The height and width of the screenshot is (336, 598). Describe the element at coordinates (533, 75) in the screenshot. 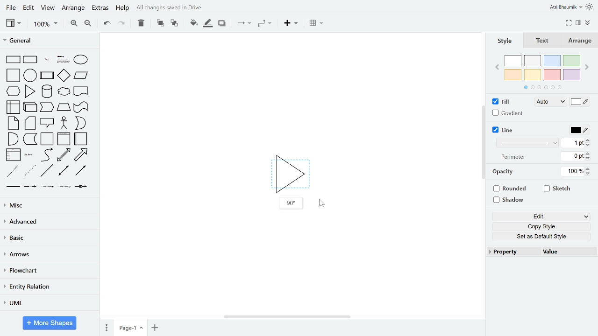

I see `yellow` at that location.